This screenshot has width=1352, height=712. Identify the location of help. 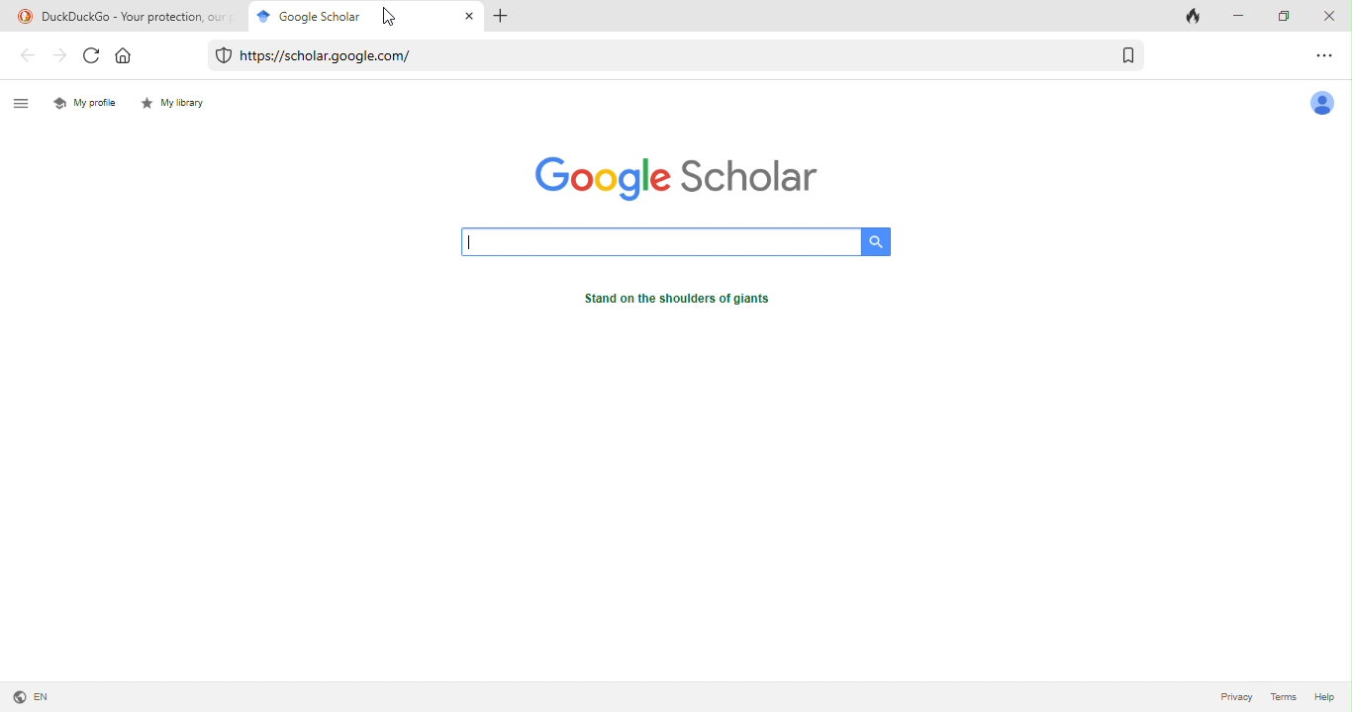
(1323, 698).